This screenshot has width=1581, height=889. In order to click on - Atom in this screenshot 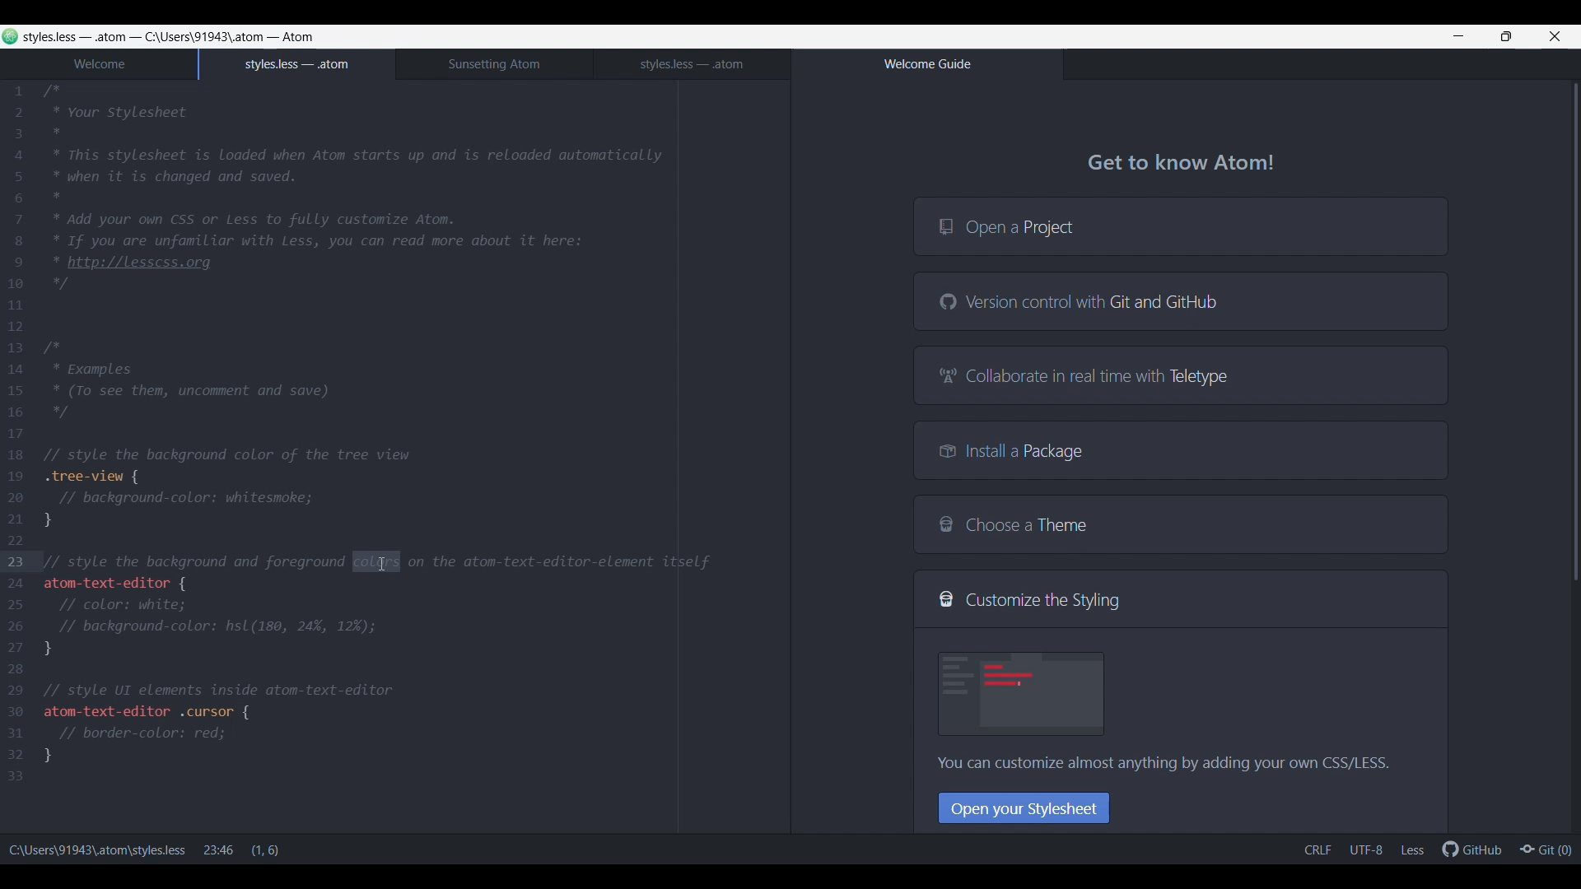, I will do `click(290, 36)`.